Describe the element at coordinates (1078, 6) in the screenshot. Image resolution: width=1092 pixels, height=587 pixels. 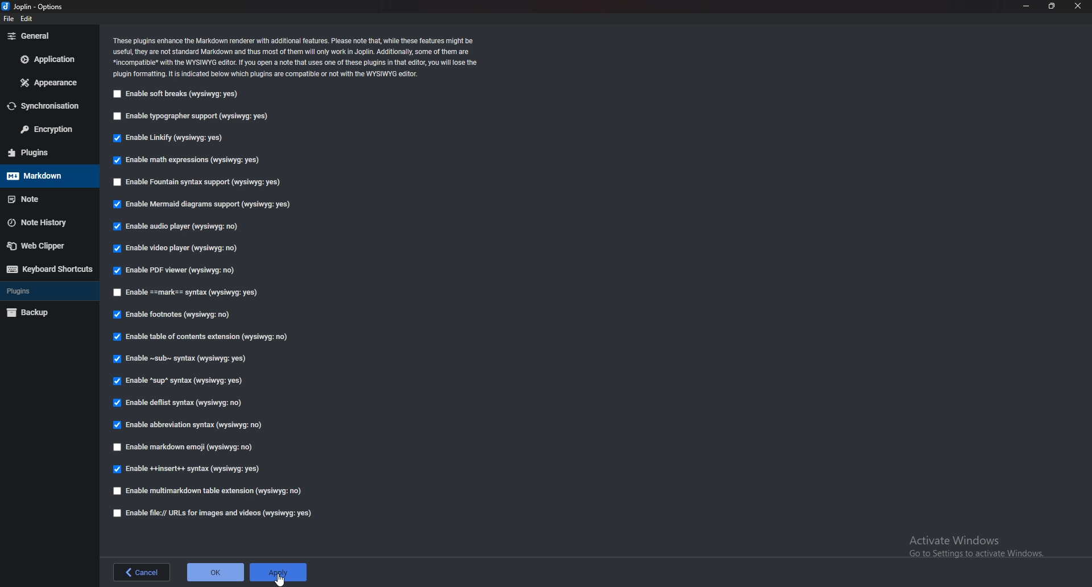
I see `close` at that location.